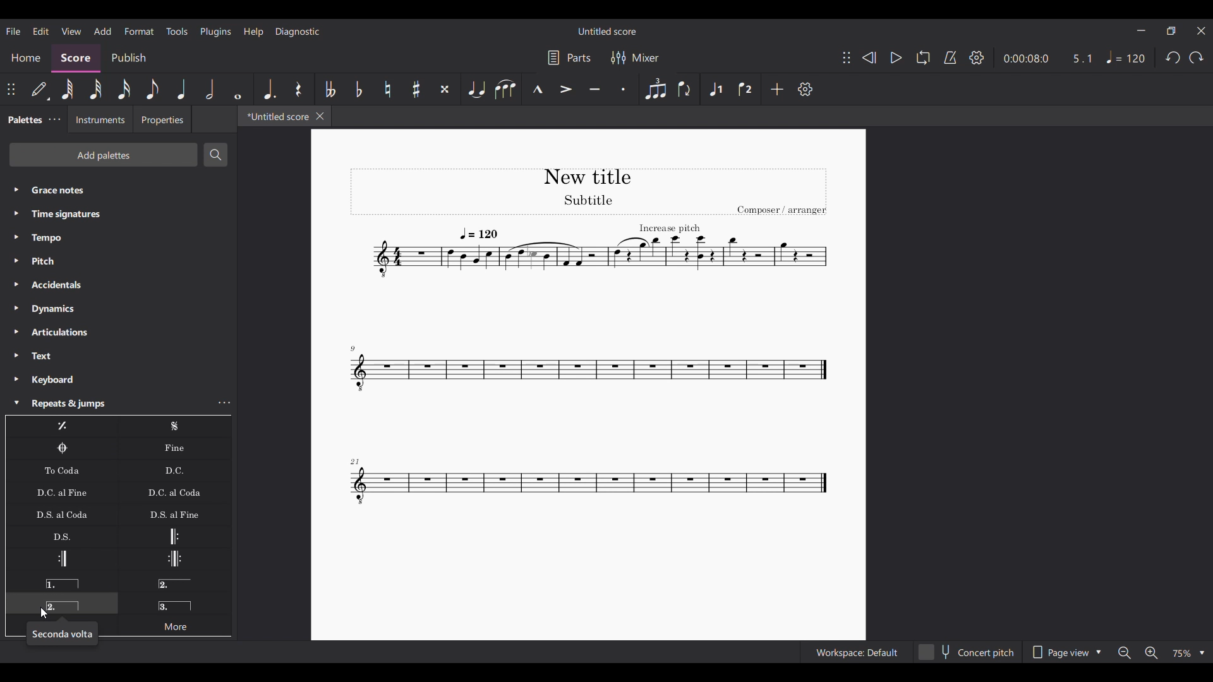 Image resolution: width=1213 pixels, height=682 pixels. Describe the element at coordinates (624, 89) in the screenshot. I see `Staccato` at that location.